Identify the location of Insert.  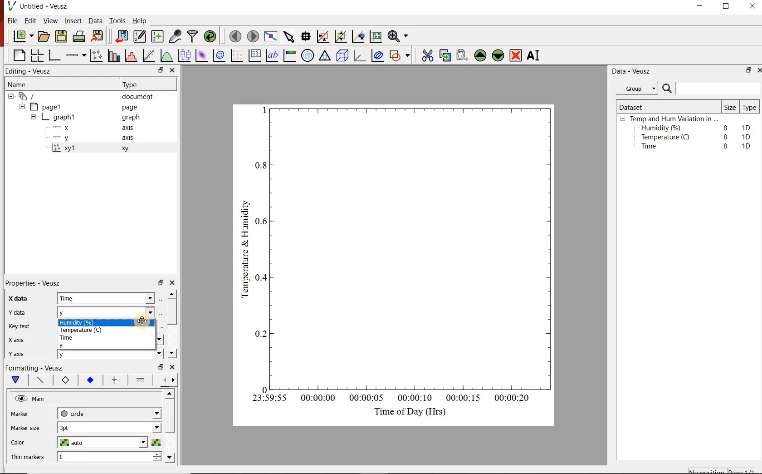
(72, 21).